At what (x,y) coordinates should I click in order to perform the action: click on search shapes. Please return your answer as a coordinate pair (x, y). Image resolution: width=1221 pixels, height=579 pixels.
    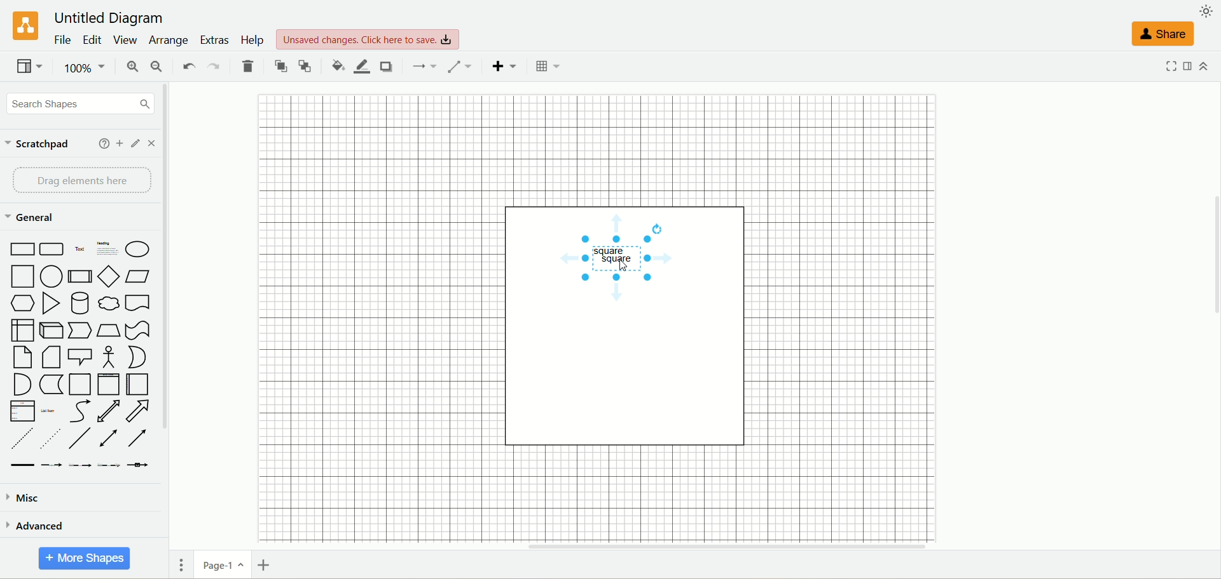
    Looking at the image, I should click on (81, 106).